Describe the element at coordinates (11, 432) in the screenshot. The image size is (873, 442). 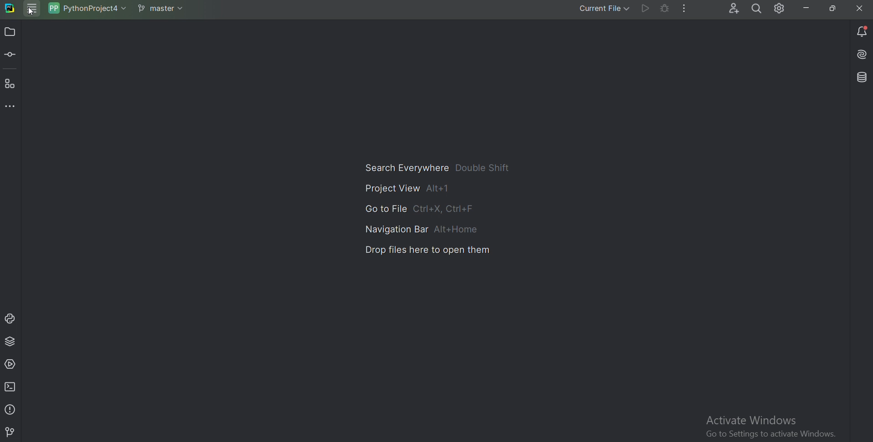
I see `Git` at that location.